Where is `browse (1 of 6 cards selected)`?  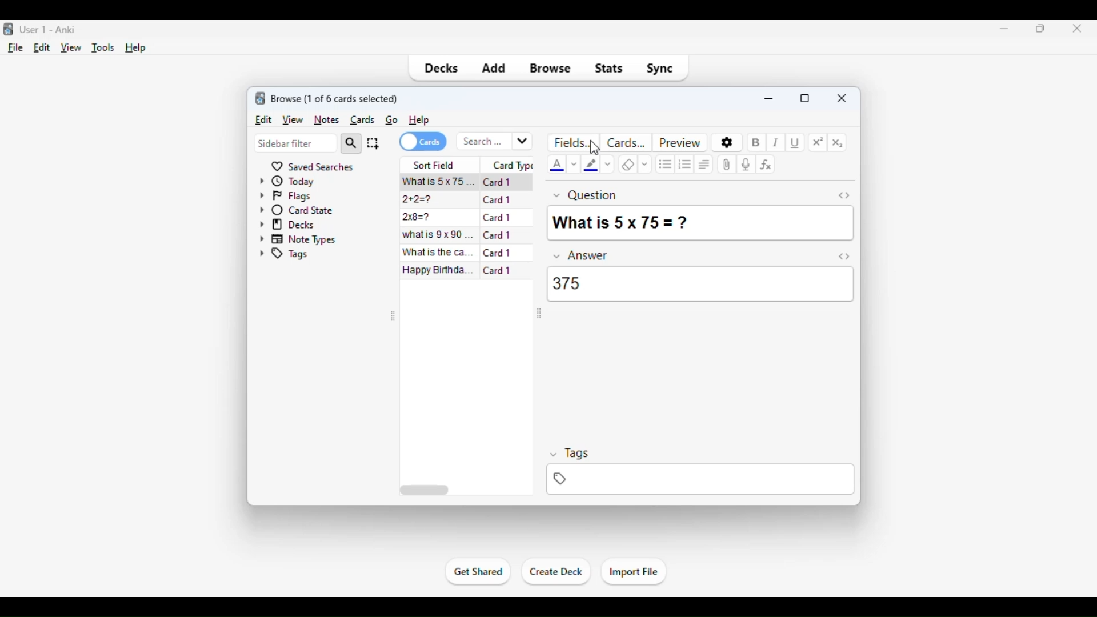
browse (1 of 6 cards selected) is located at coordinates (335, 98).